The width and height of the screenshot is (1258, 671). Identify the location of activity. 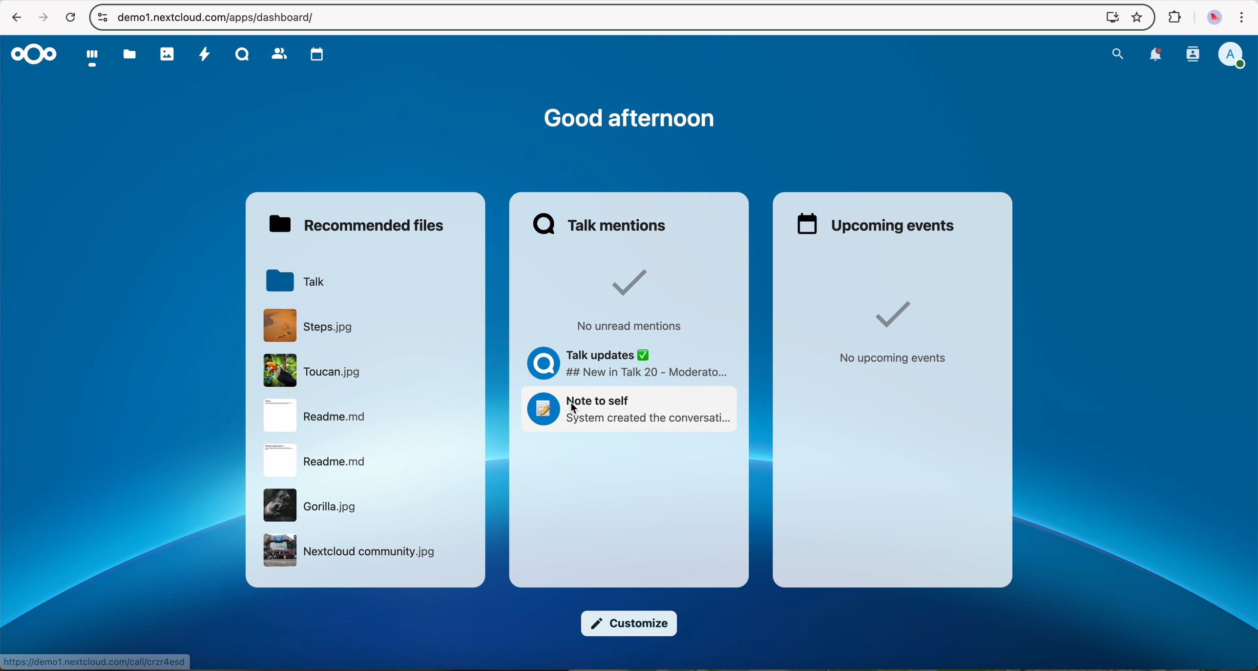
(207, 54).